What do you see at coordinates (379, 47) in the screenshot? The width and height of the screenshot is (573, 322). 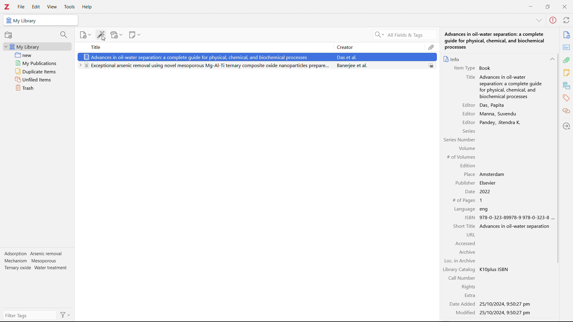 I see `creator` at bounding box center [379, 47].